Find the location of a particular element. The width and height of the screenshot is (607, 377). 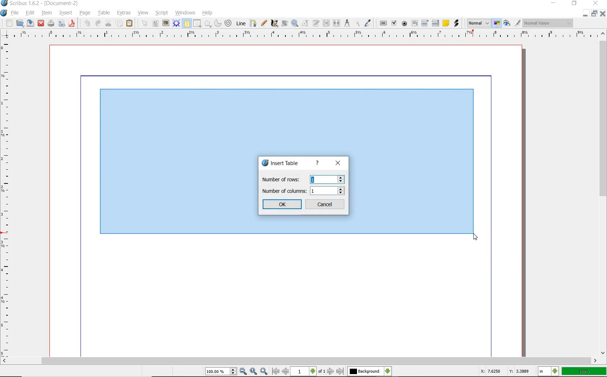

close is located at coordinates (338, 164).